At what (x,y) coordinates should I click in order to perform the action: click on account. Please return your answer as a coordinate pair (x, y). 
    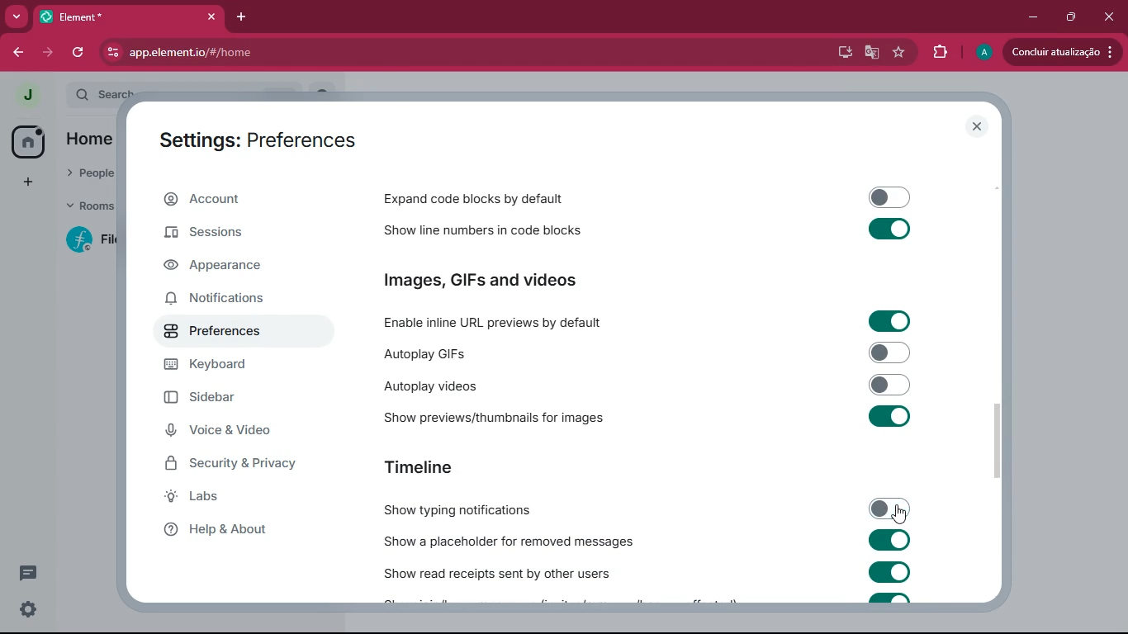
    Looking at the image, I should click on (248, 197).